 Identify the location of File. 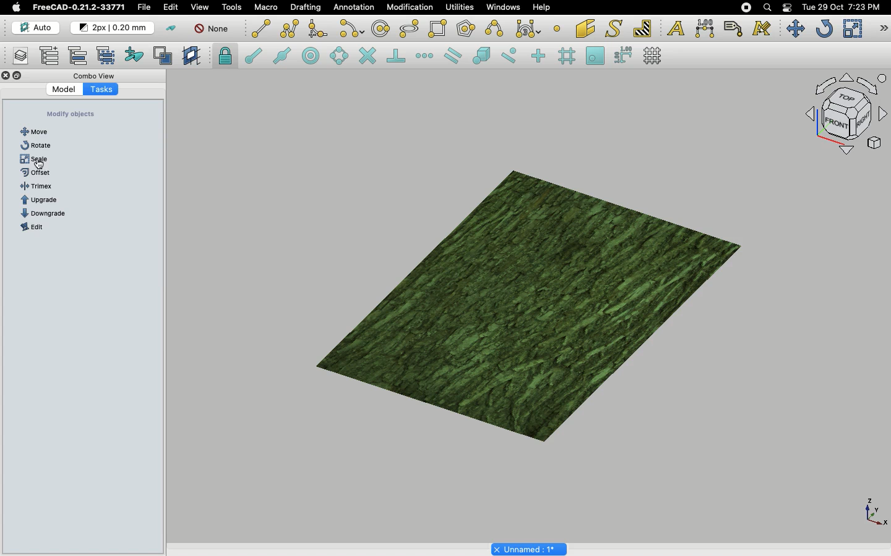
(145, 7).